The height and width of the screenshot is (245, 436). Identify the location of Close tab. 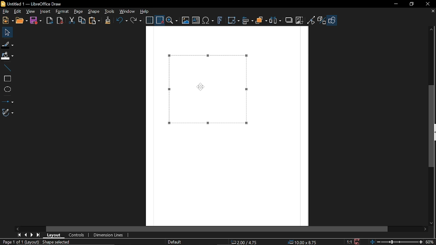
(433, 11).